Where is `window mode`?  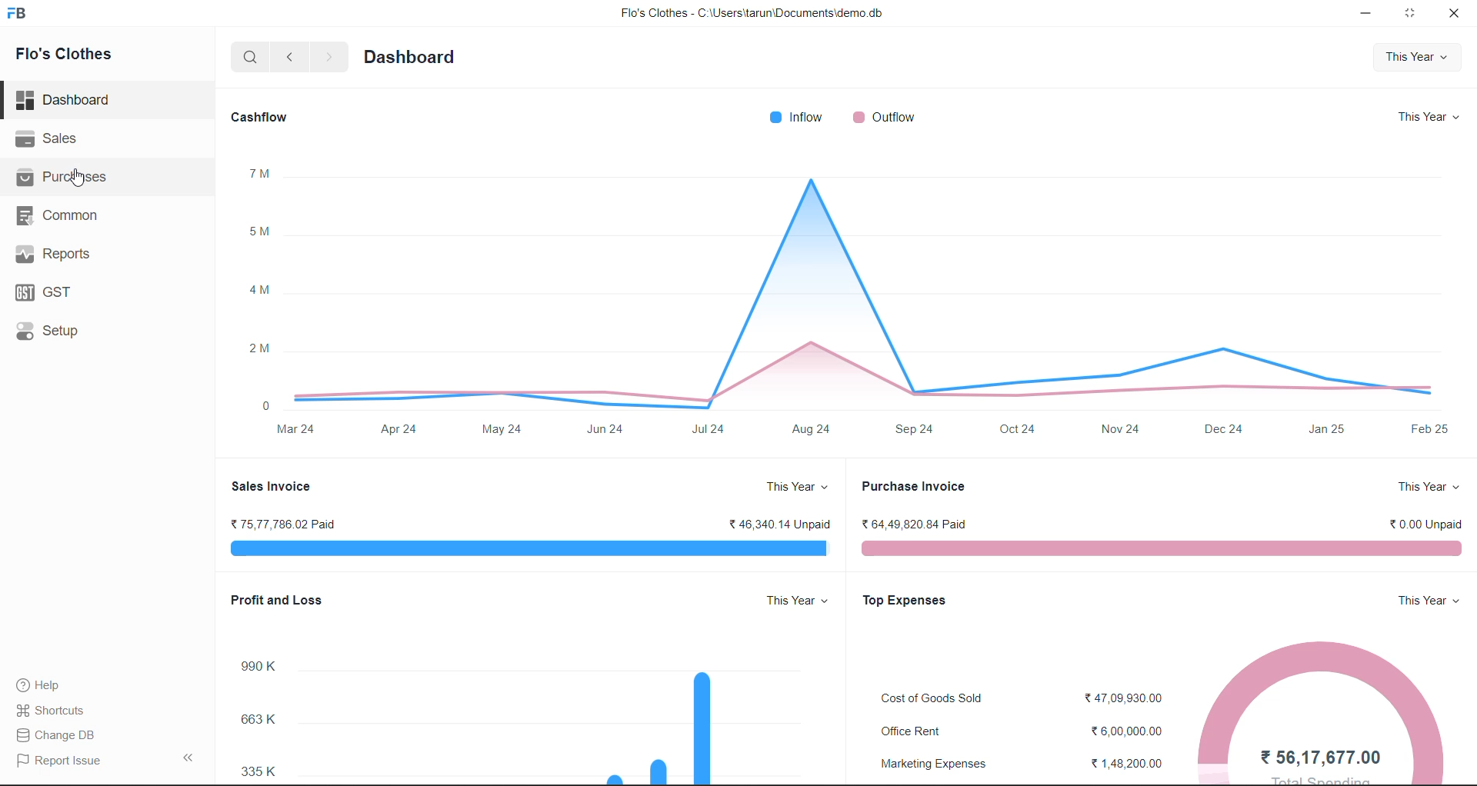
window mode is located at coordinates (1412, 13).